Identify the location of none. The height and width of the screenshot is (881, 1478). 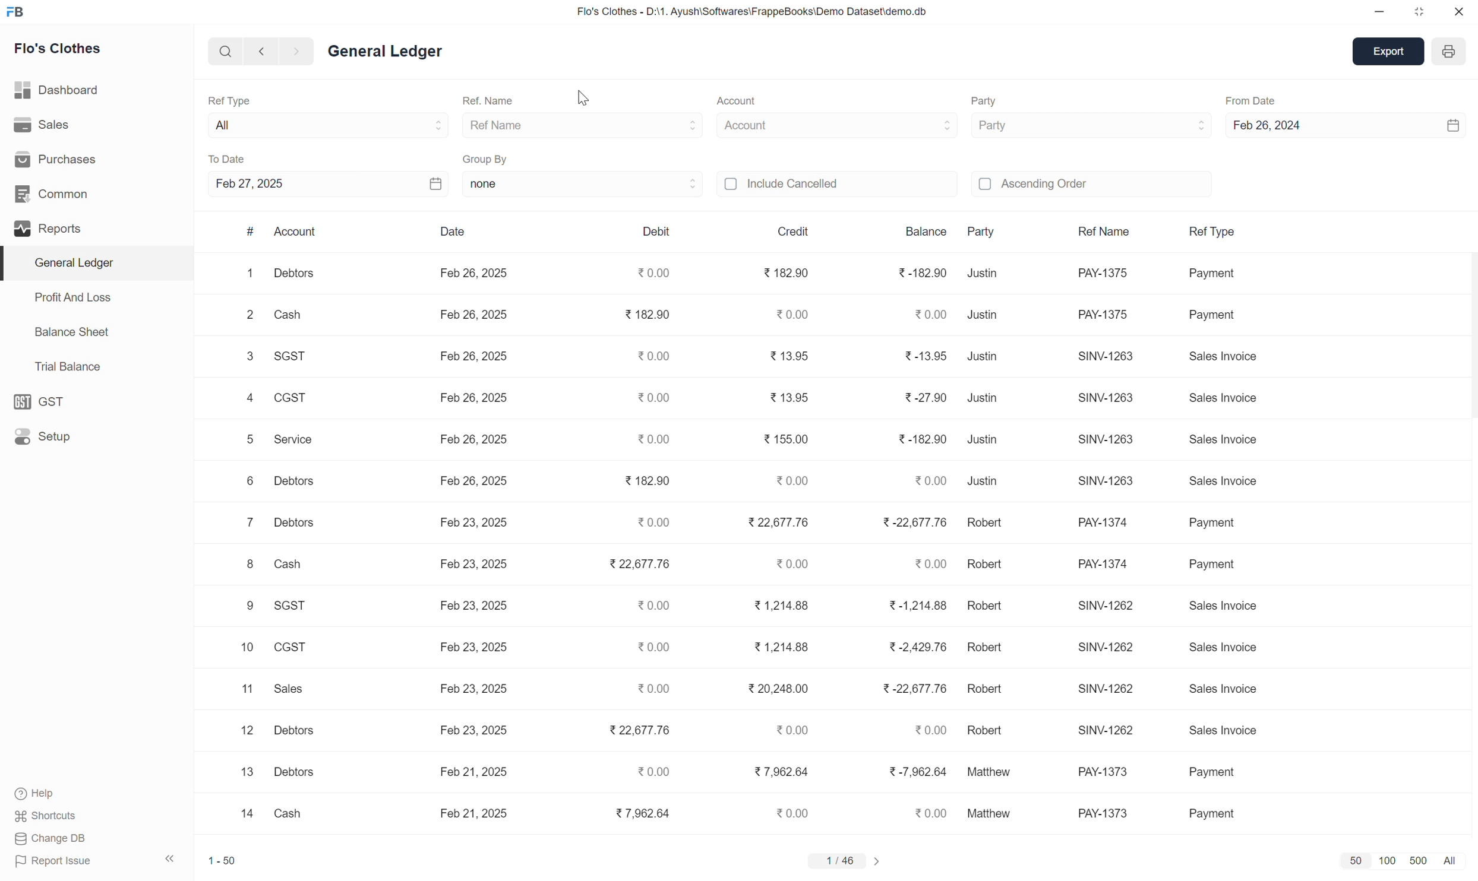
(582, 183).